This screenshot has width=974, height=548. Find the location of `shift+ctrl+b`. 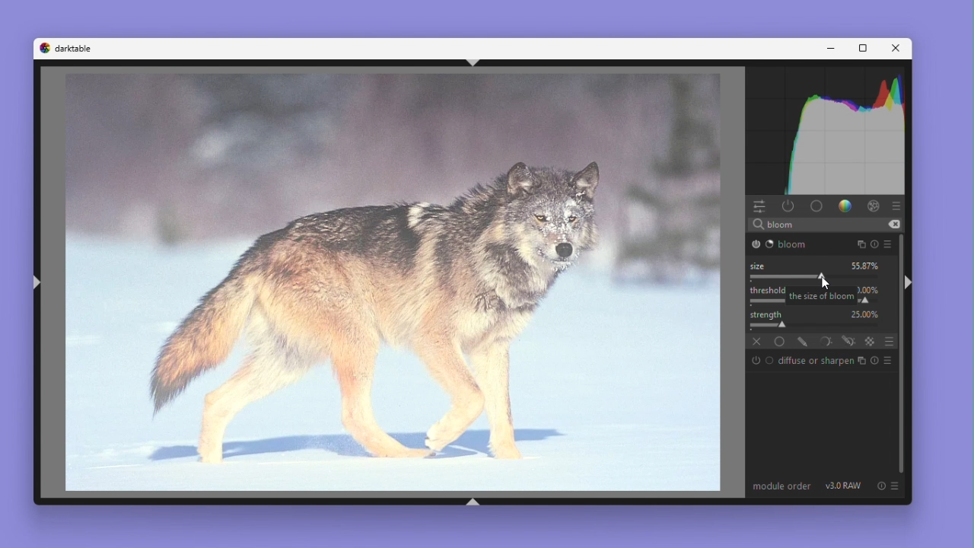

shift+ctrl+b is located at coordinates (473, 502).